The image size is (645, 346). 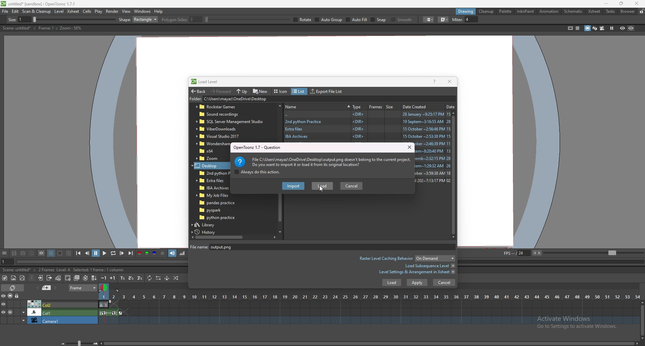 I want to click on save, so click(x=14, y=254).